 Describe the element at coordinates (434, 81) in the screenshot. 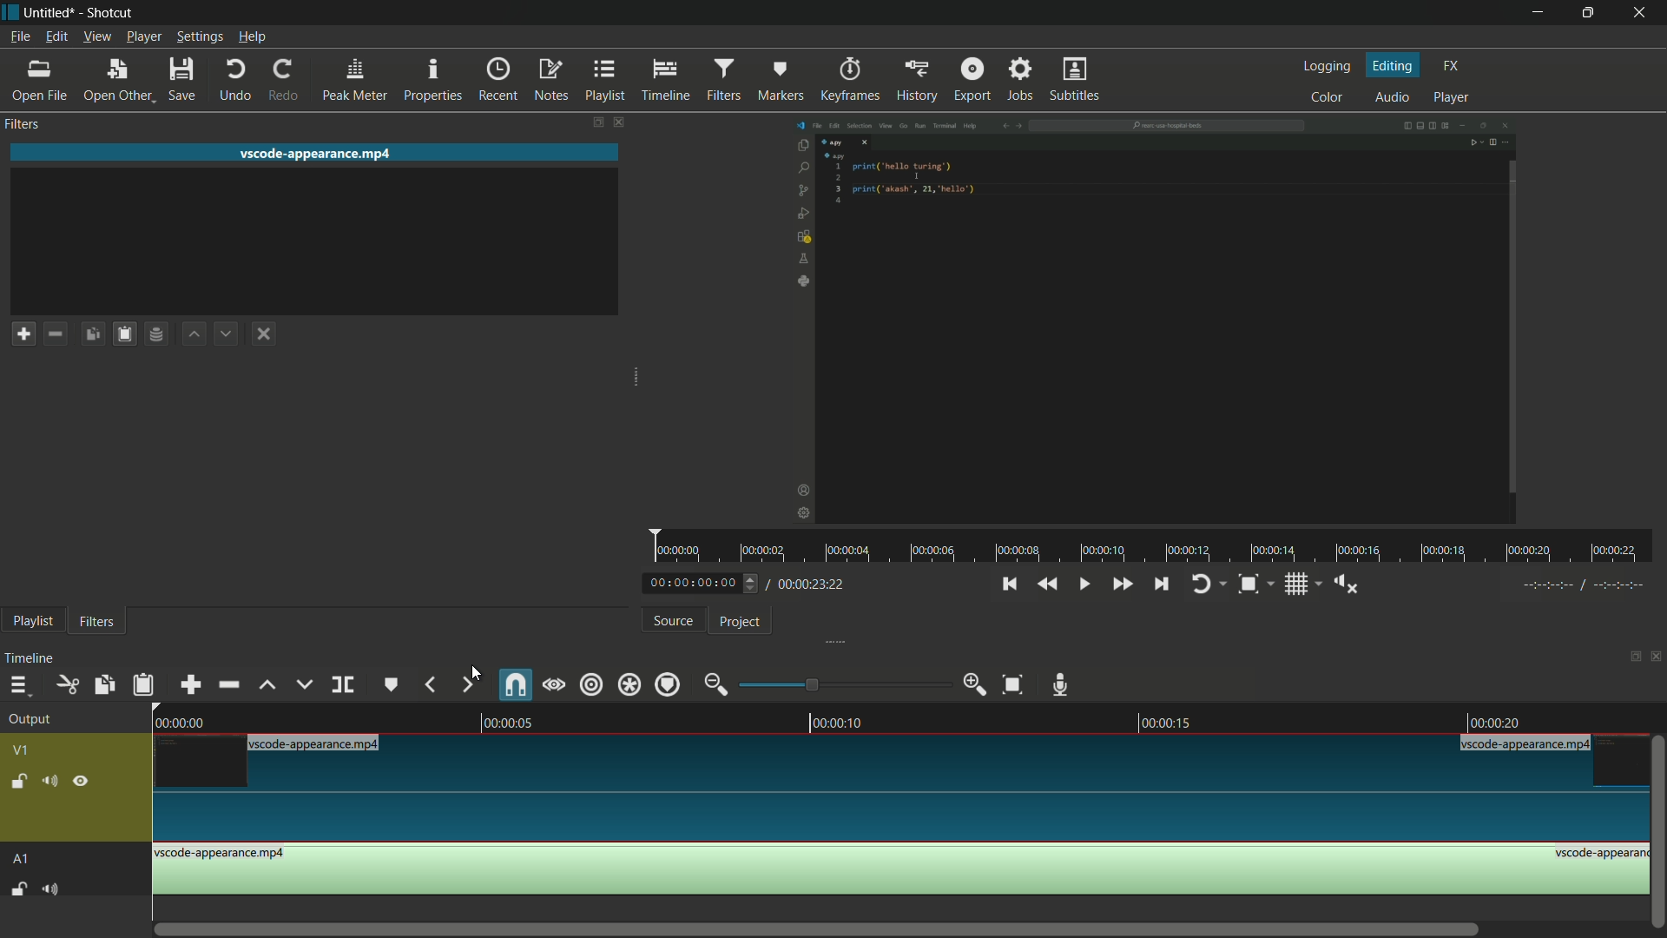

I see `properties` at that location.